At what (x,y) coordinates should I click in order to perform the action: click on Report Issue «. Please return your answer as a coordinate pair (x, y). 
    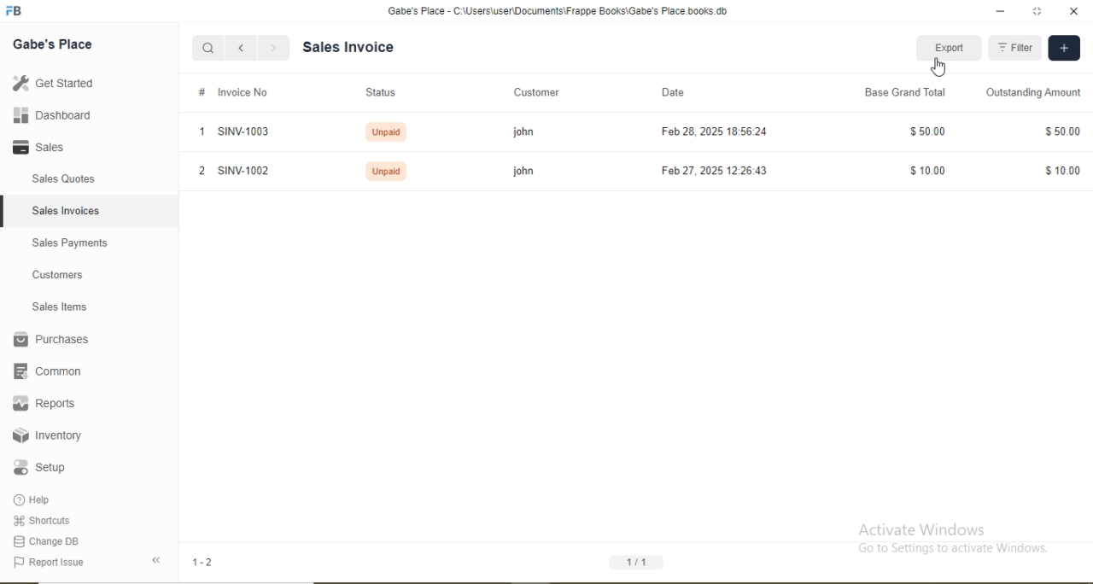
    Looking at the image, I should click on (91, 563).